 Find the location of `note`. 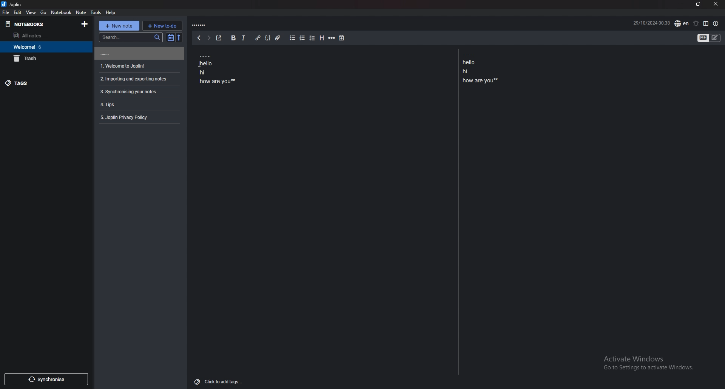

note is located at coordinates (138, 53).